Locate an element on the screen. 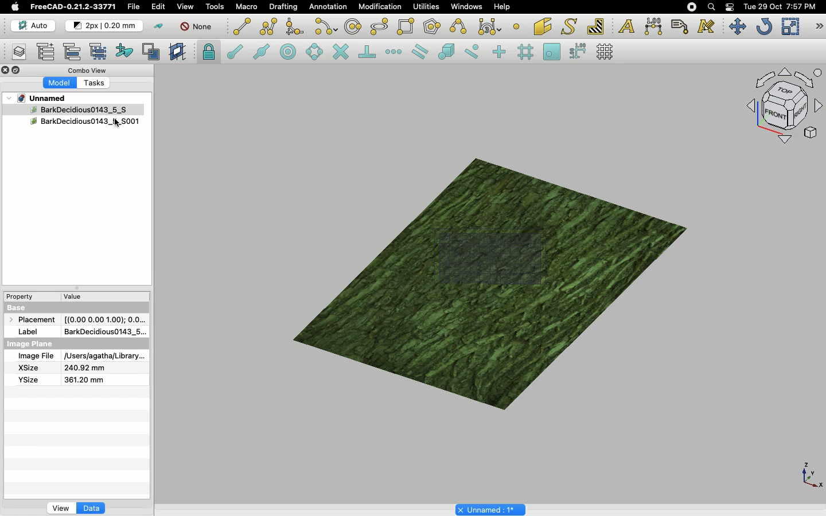 The image size is (826, 516). Selecting edit is located at coordinates (161, 7).